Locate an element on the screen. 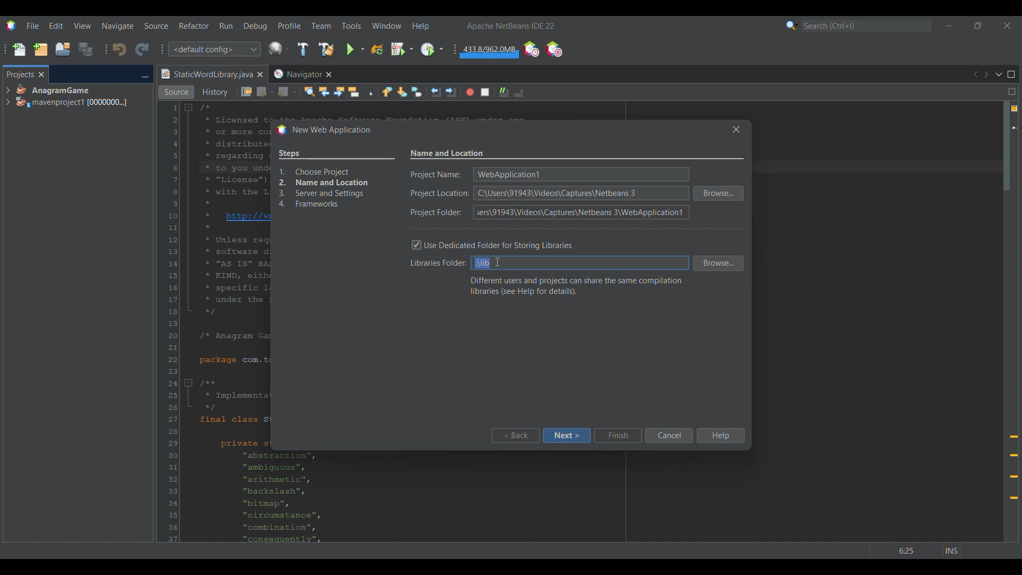 The width and height of the screenshot is (1022, 575). Minimize is located at coordinates (145, 75).